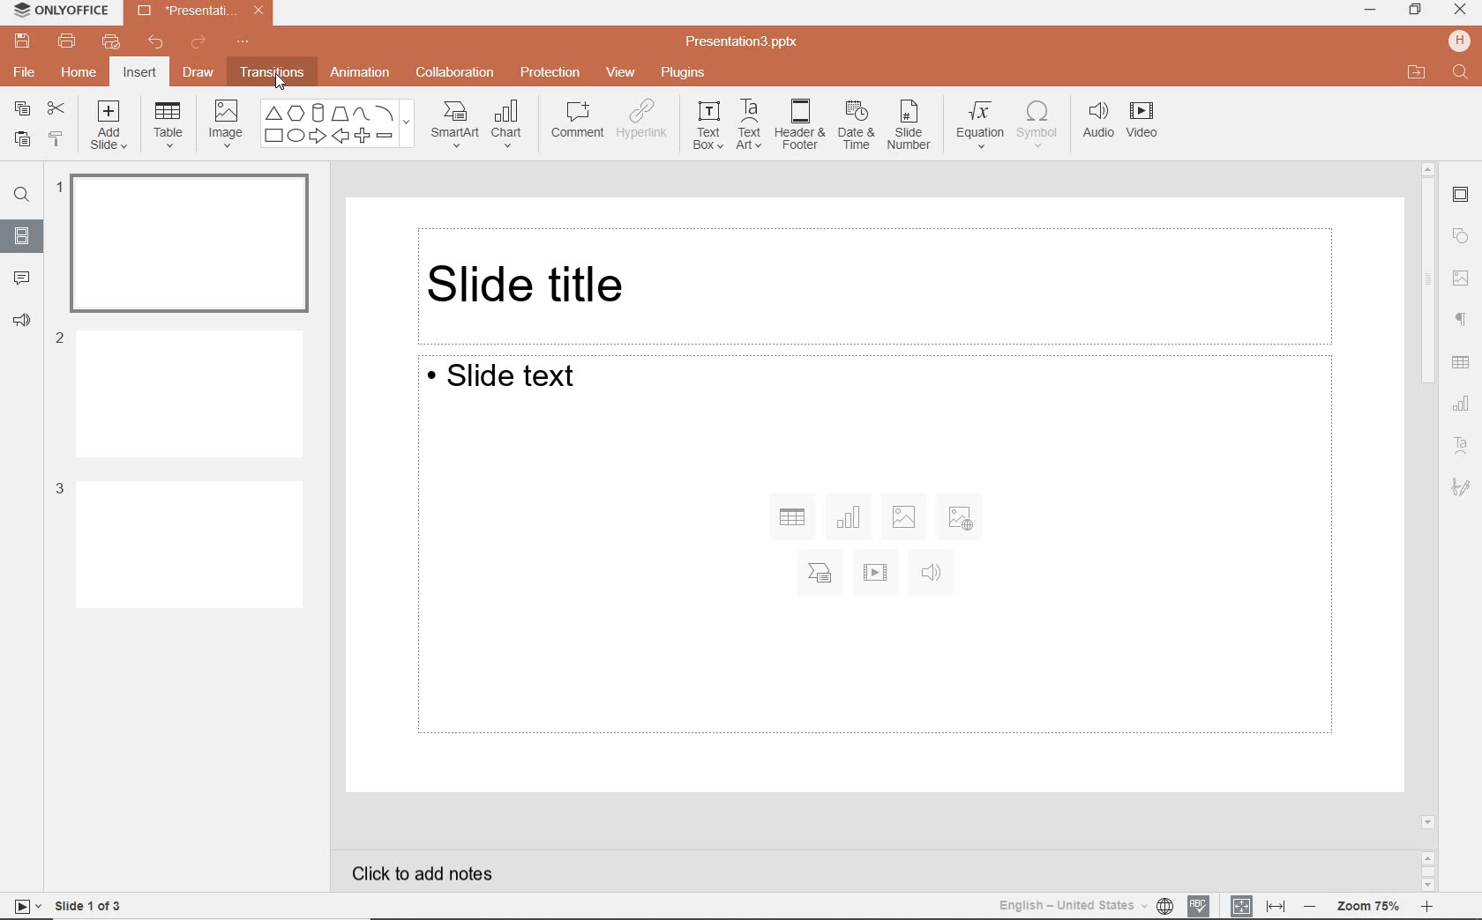 The height and width of the screenshot is (920, 1482). I want to click on SLIDE NUMBER, so click(909, 129).